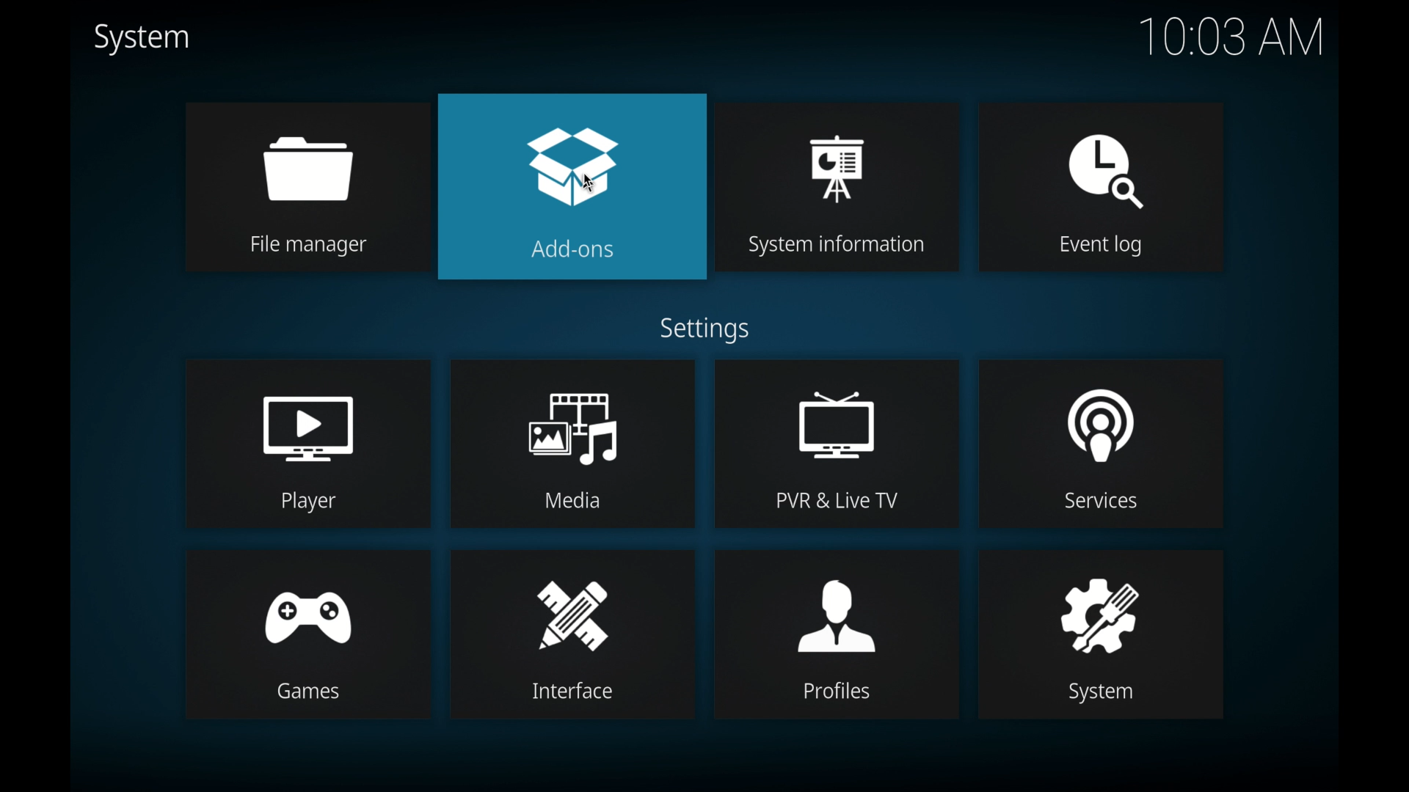 The height and width of the screenshot is (792, 1409). I want to click on settings, so click(705, 331).